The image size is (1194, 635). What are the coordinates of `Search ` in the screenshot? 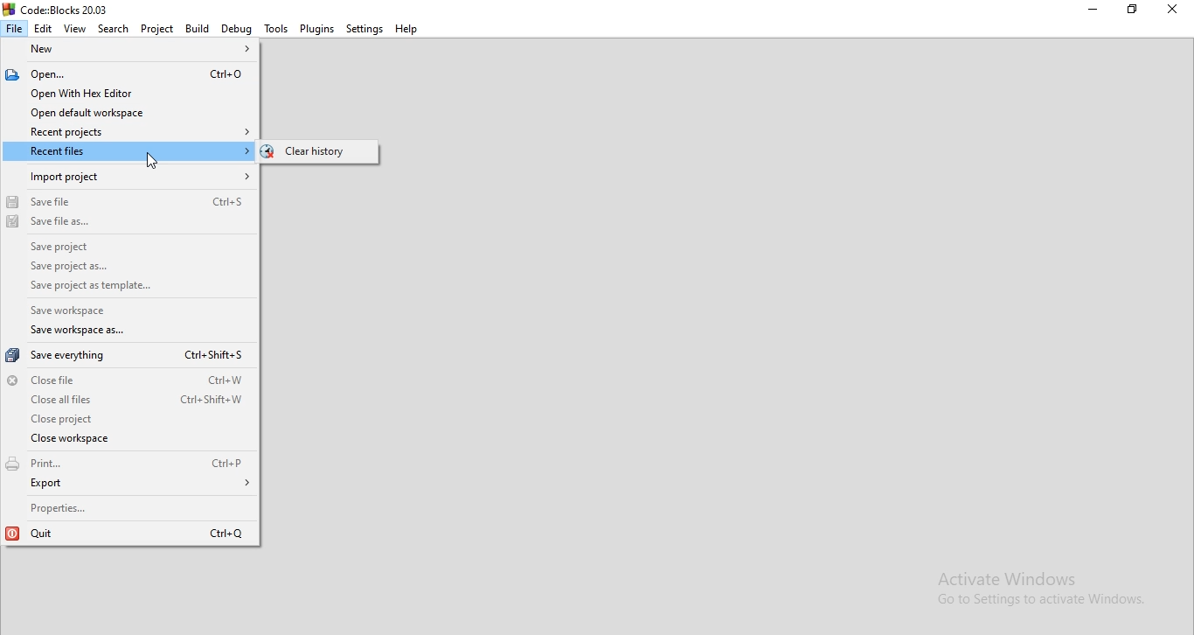 It's located at (111, 28).